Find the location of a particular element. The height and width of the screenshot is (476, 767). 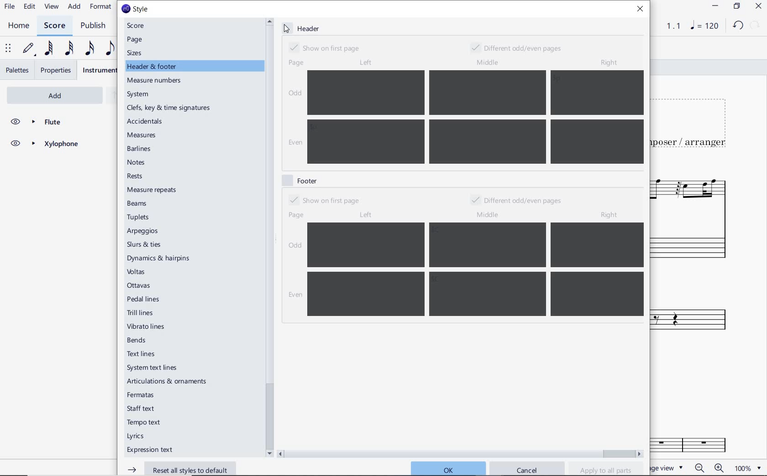

ottavas is located at coordinates (140, 285).